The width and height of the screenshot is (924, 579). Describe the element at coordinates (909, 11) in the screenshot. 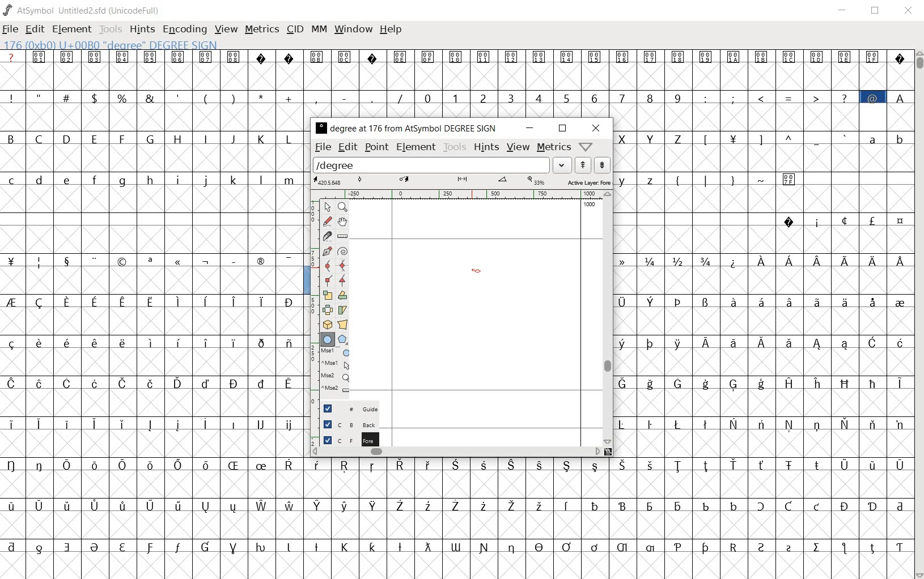

I see `close` at that location.